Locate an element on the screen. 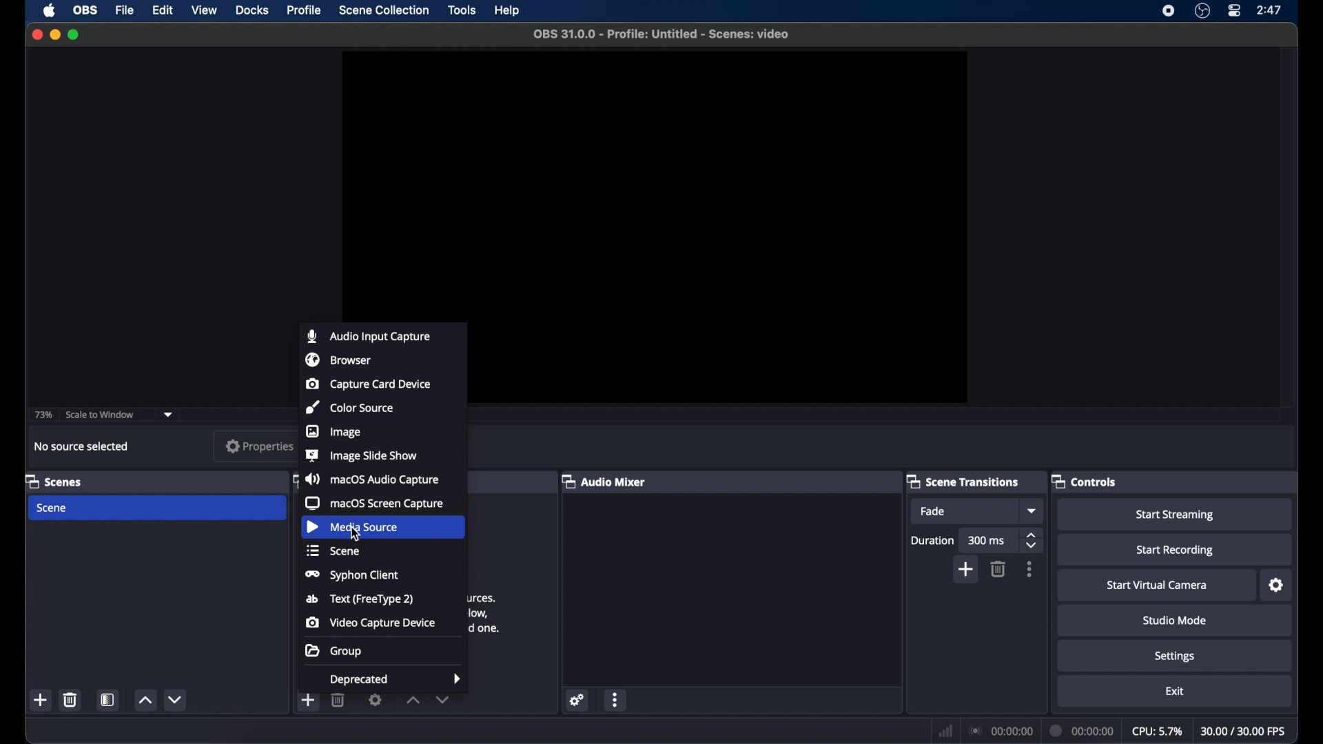  fade is located at coordinates (933, 511).